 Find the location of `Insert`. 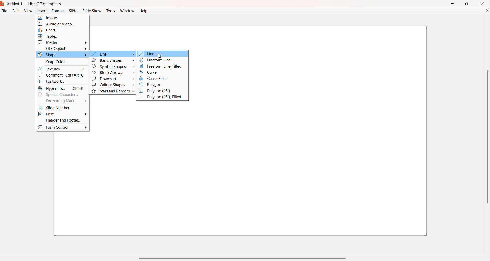

Insert is located at coordinates (41, 12).